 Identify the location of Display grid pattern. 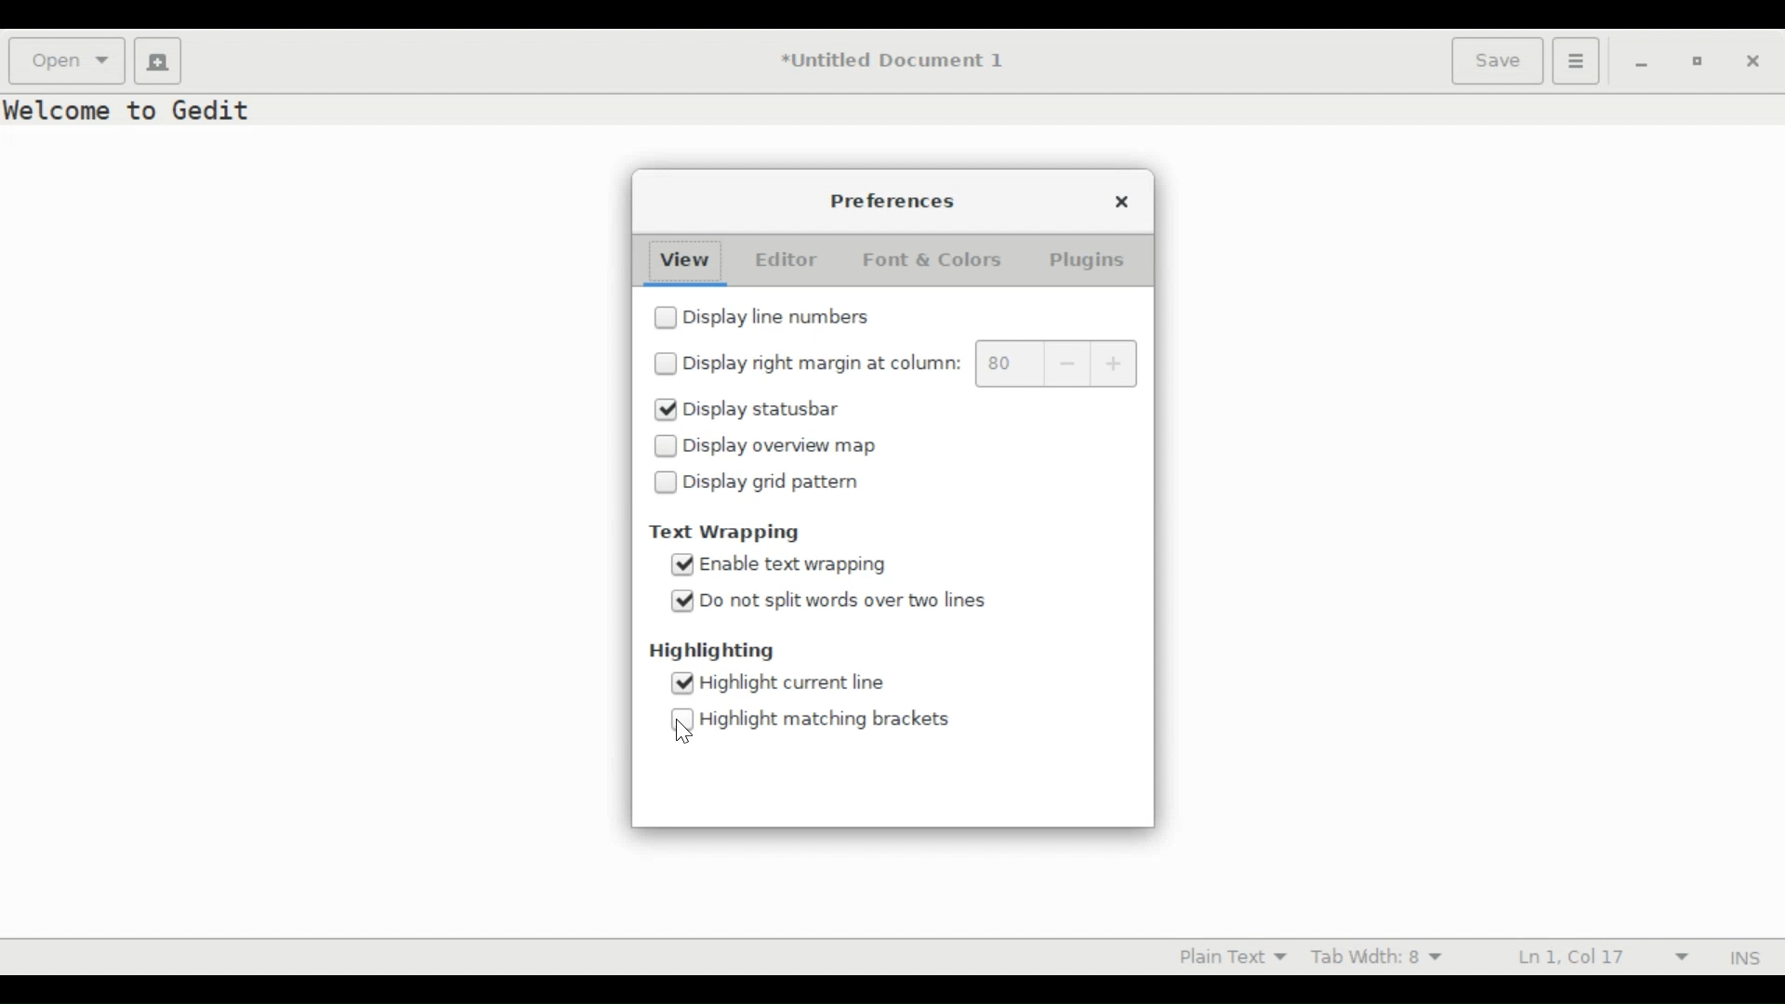
(791, 485).